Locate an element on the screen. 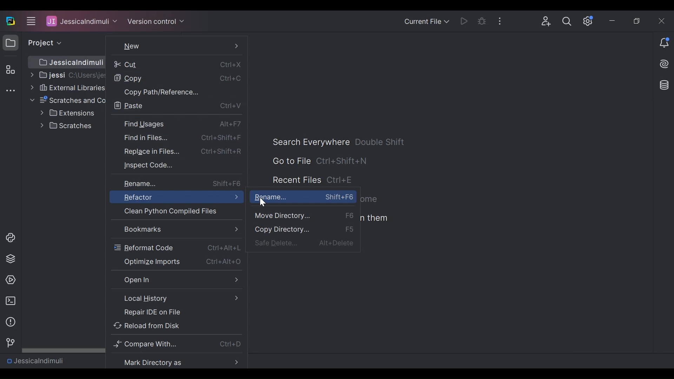 The width and height of the screenshot is (674, 379). version control is located at coordinates (8, 343).